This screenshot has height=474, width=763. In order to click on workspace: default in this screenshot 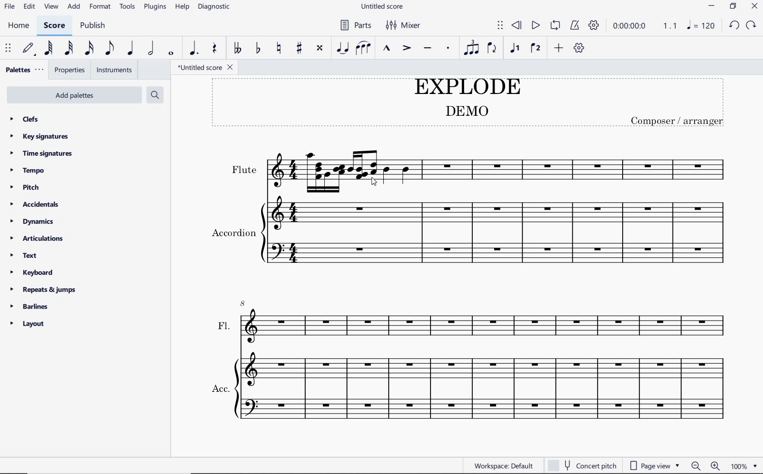, I will do `click(500, 464)`.